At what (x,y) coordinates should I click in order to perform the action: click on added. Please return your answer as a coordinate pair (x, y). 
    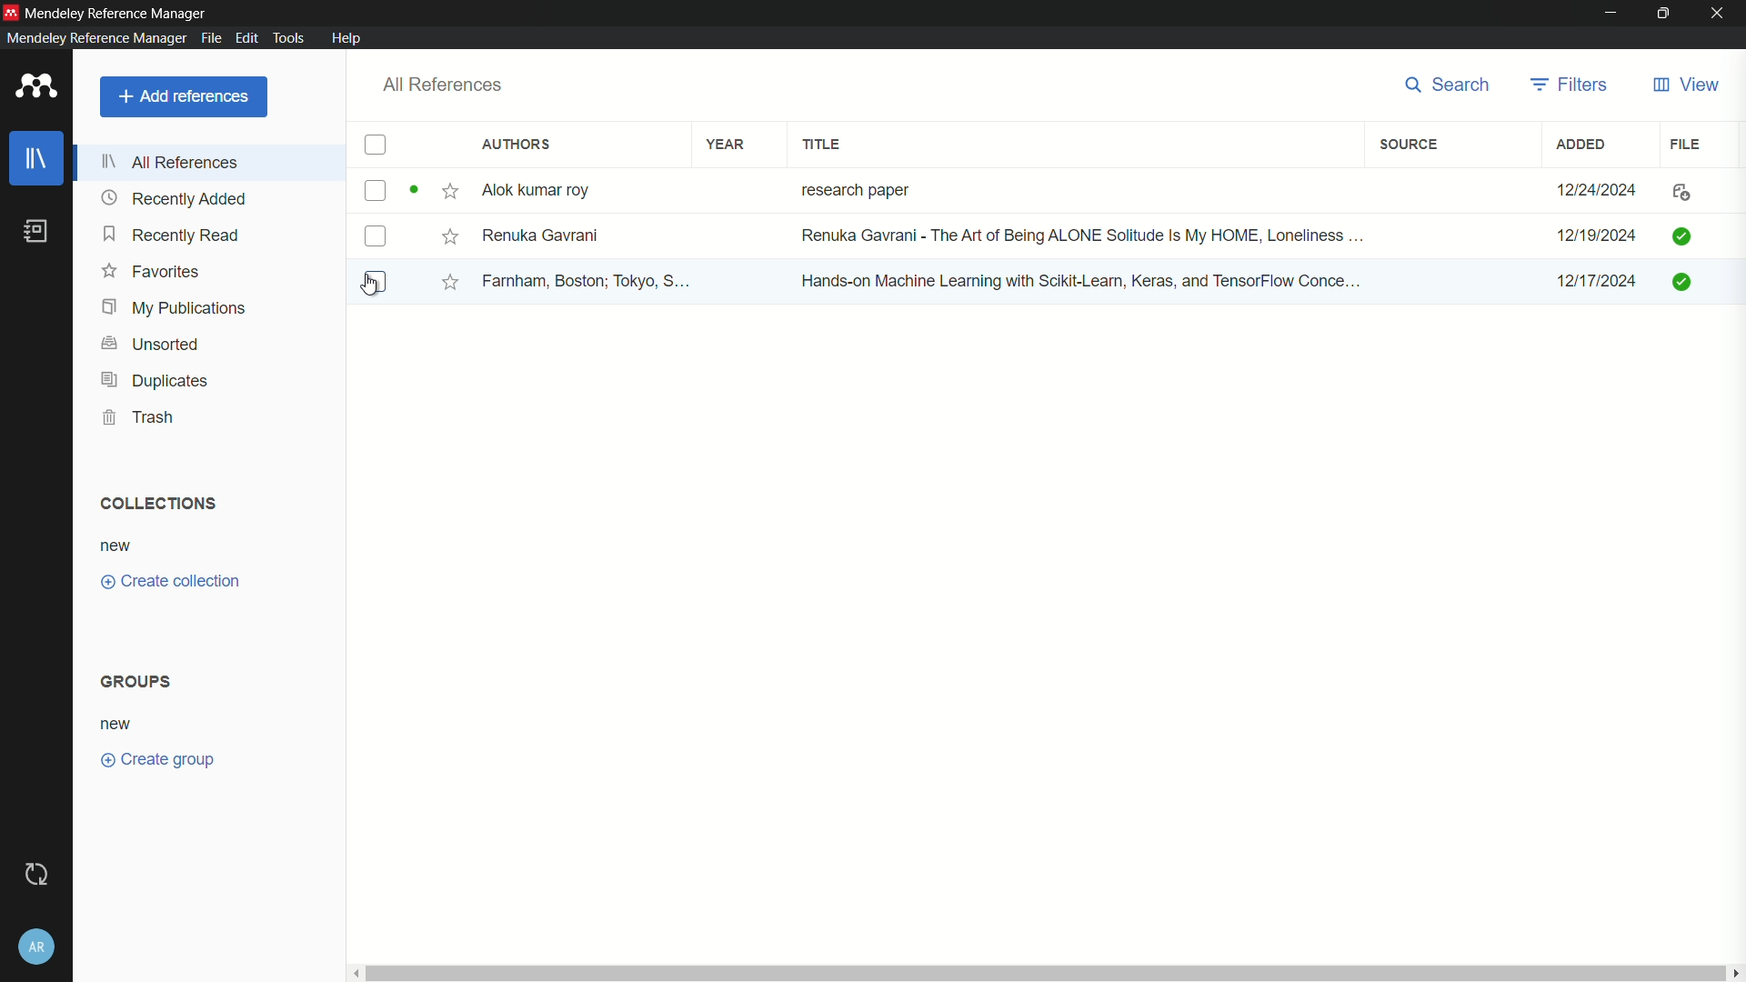
    Looking at the image, I should click on (1582, 145).